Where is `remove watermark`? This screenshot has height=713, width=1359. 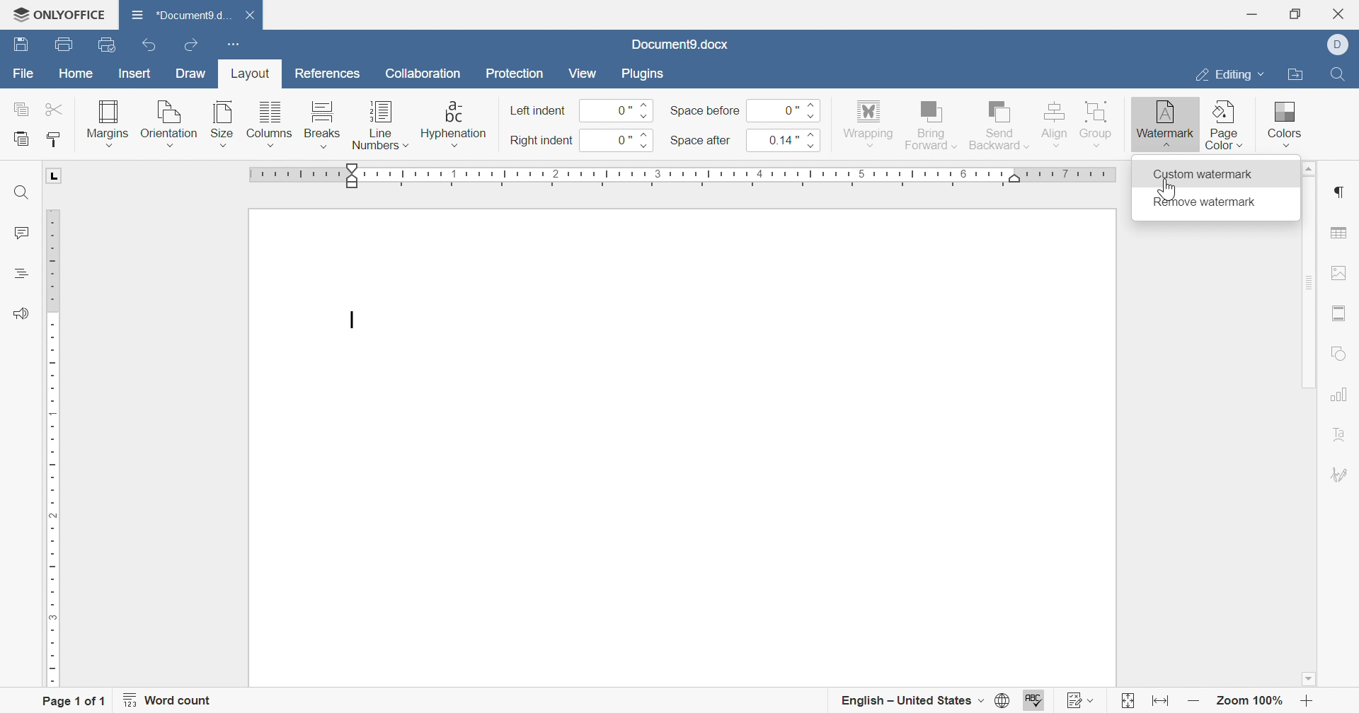
remove watermark is located at coordinates (1201, 203).